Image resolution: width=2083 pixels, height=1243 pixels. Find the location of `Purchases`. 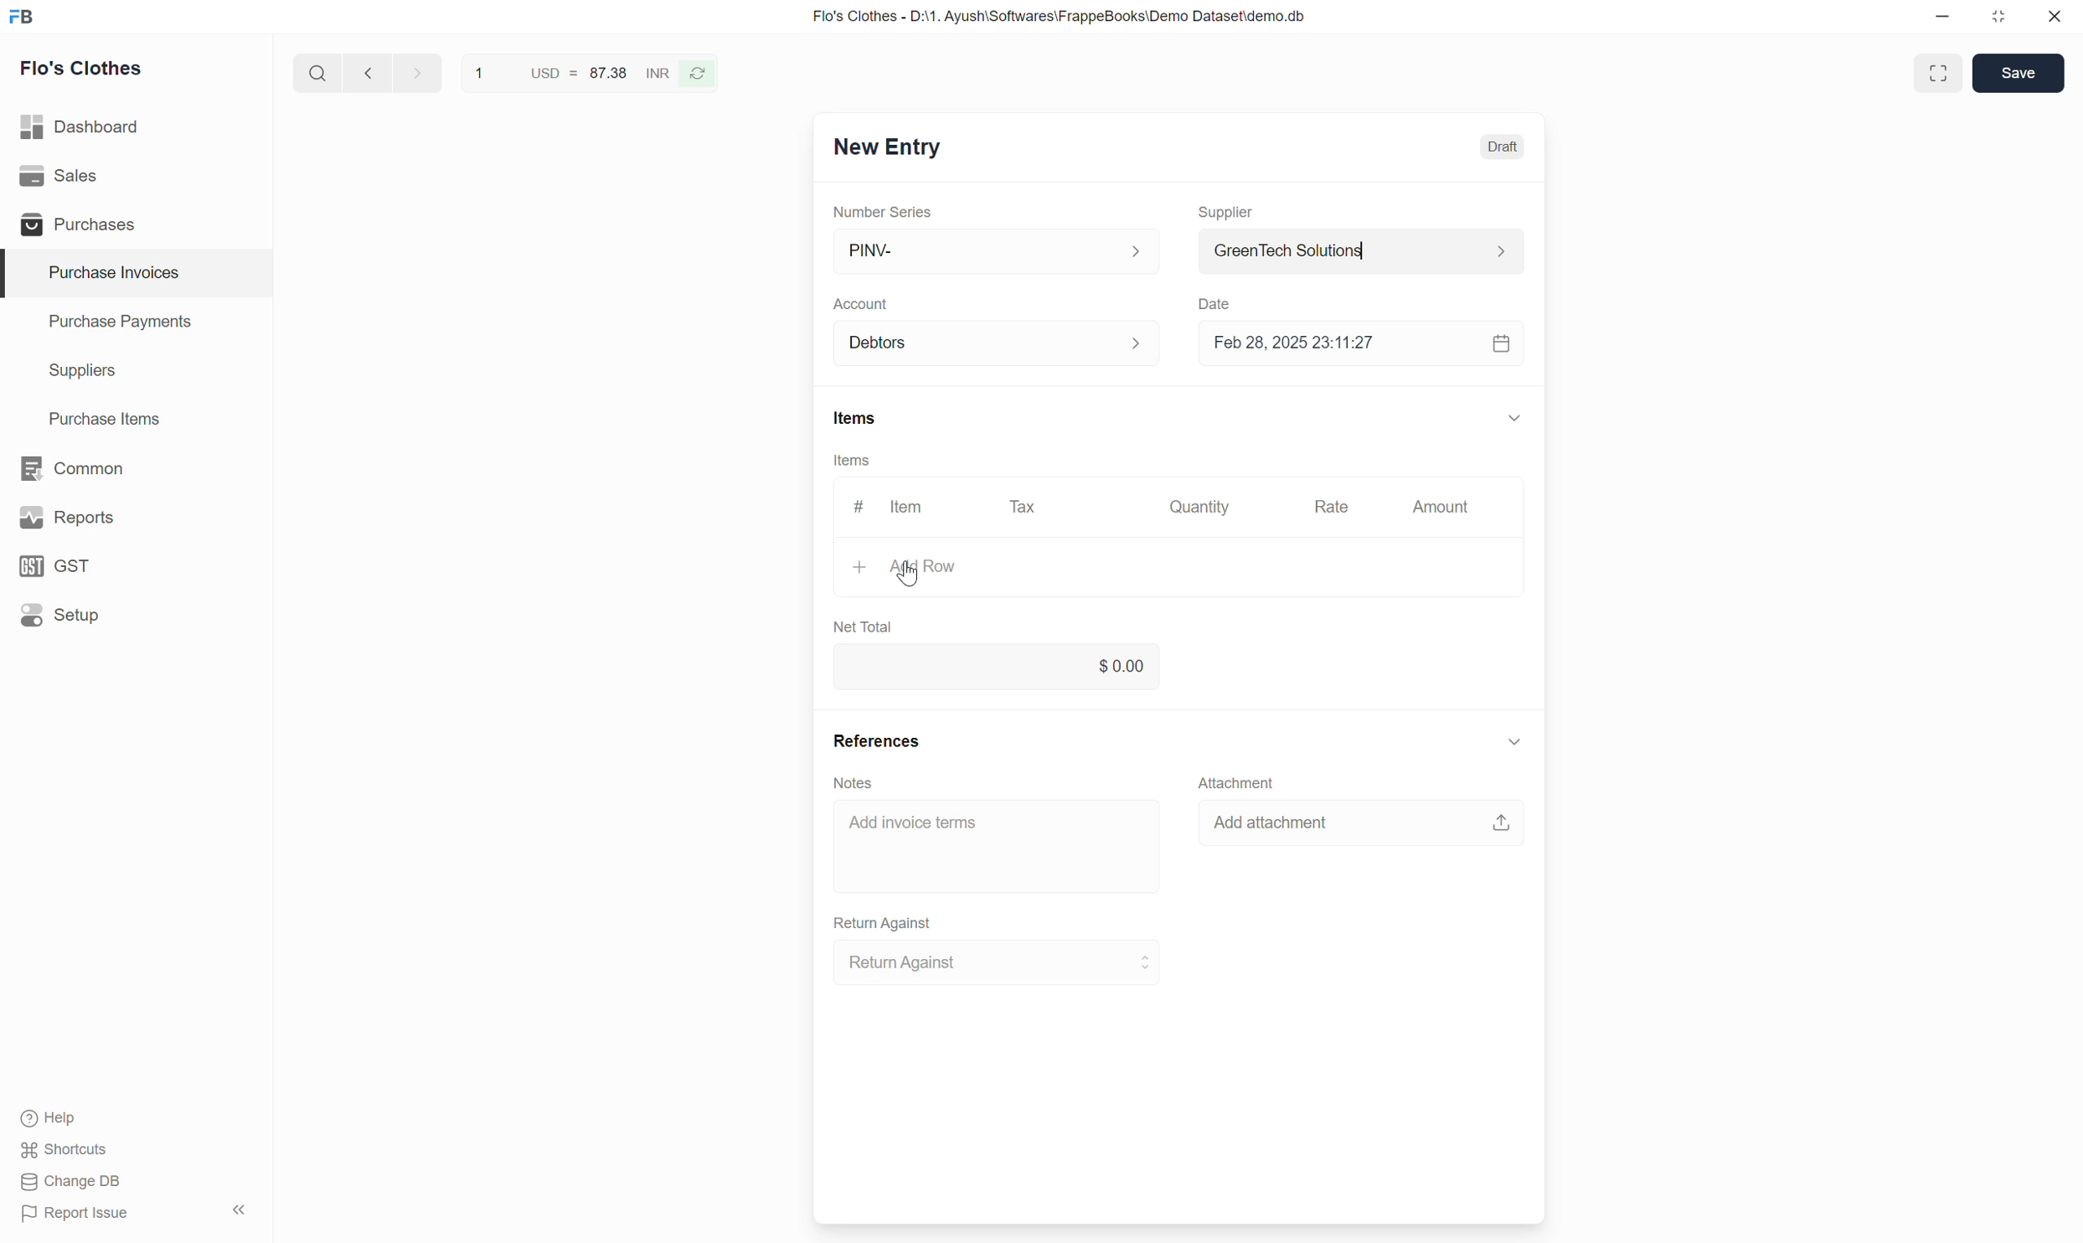

Purchases is located at coordinates (135, 223).